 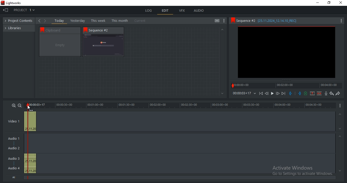 I want to click on Pointer cursor, so click(x=27, y=107).